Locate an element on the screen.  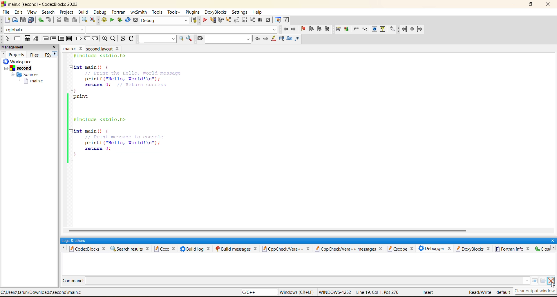
jump forward is located at coordinates (294, 29).